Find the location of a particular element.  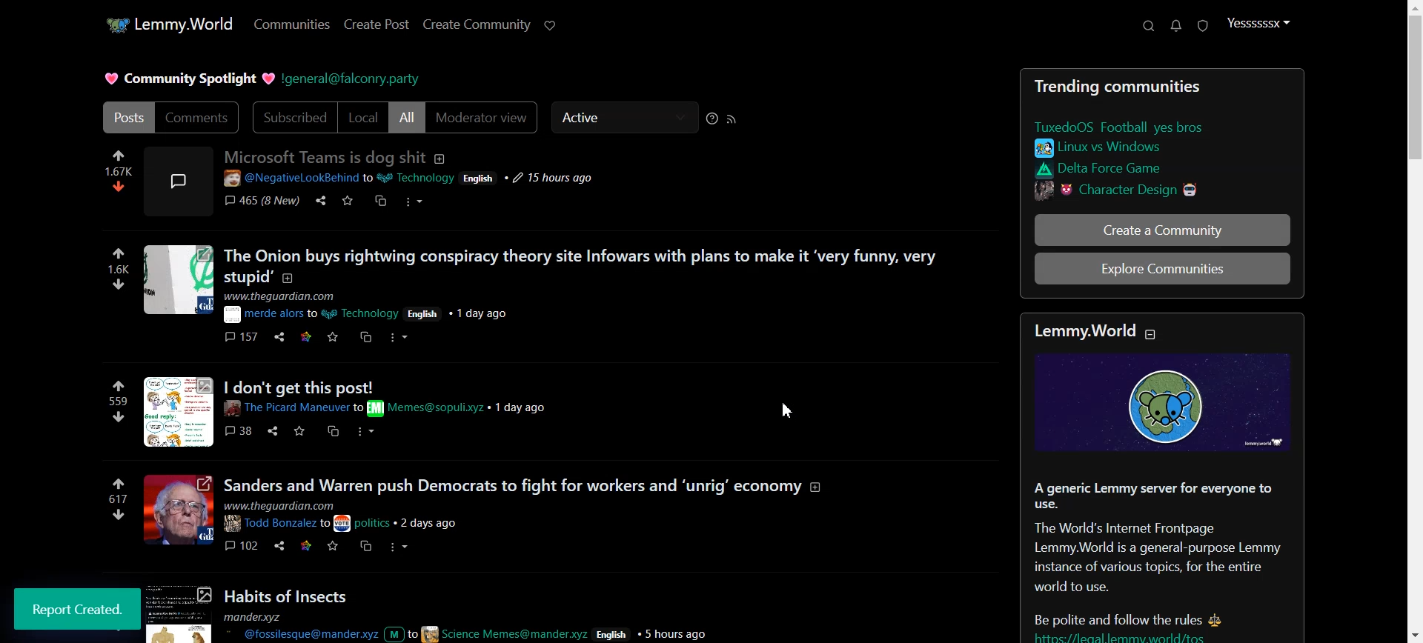

cs is located at coordinates (382, 204).